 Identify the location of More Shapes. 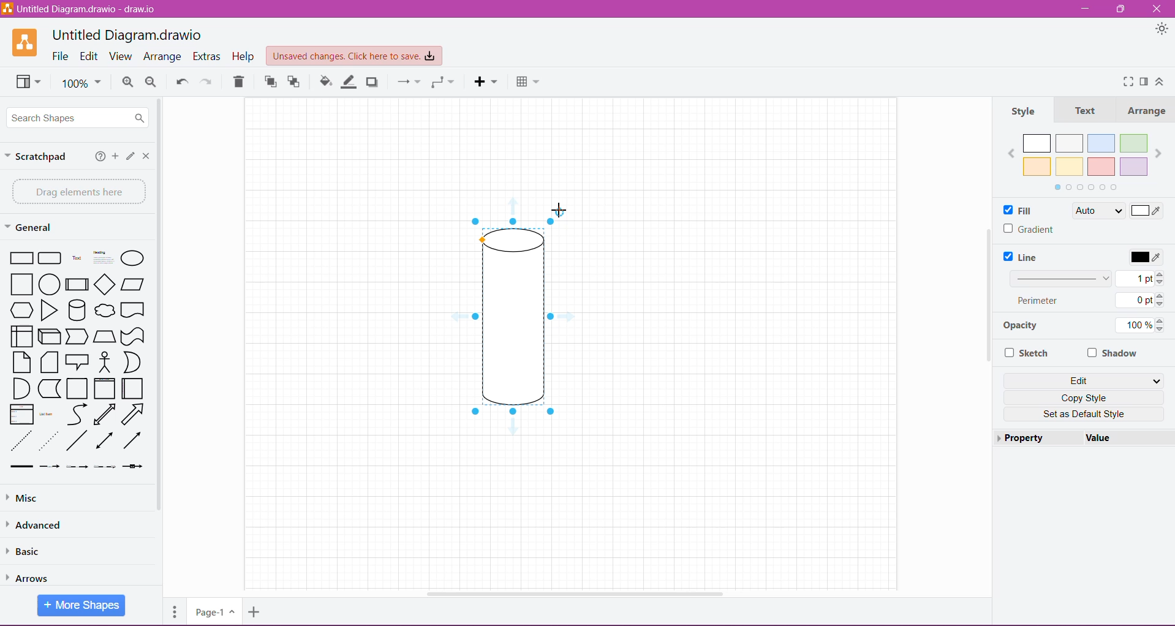
(82, 606).